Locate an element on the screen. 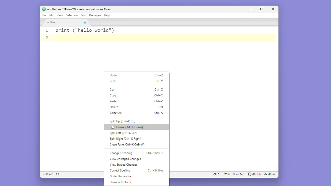 The height and width of the screenshot is (186, 331). ctrl+z is located at coordinates (160, 75).